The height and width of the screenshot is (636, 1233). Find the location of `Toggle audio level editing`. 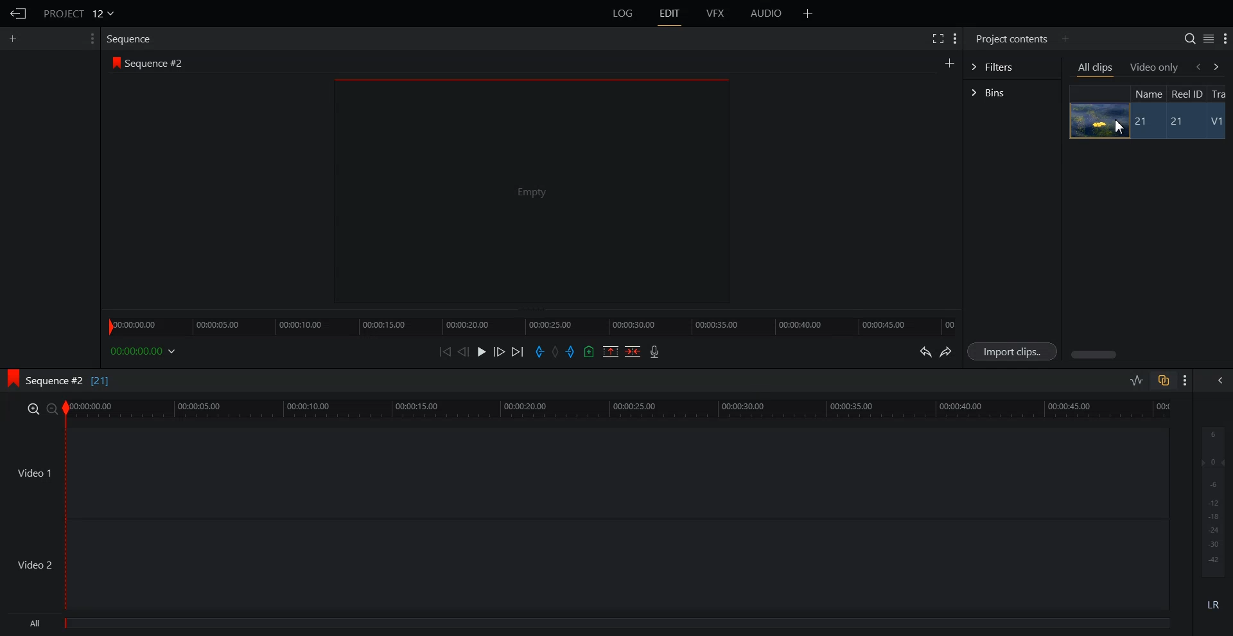

Toggle audio level editing is located at coordinates (1137, 380).